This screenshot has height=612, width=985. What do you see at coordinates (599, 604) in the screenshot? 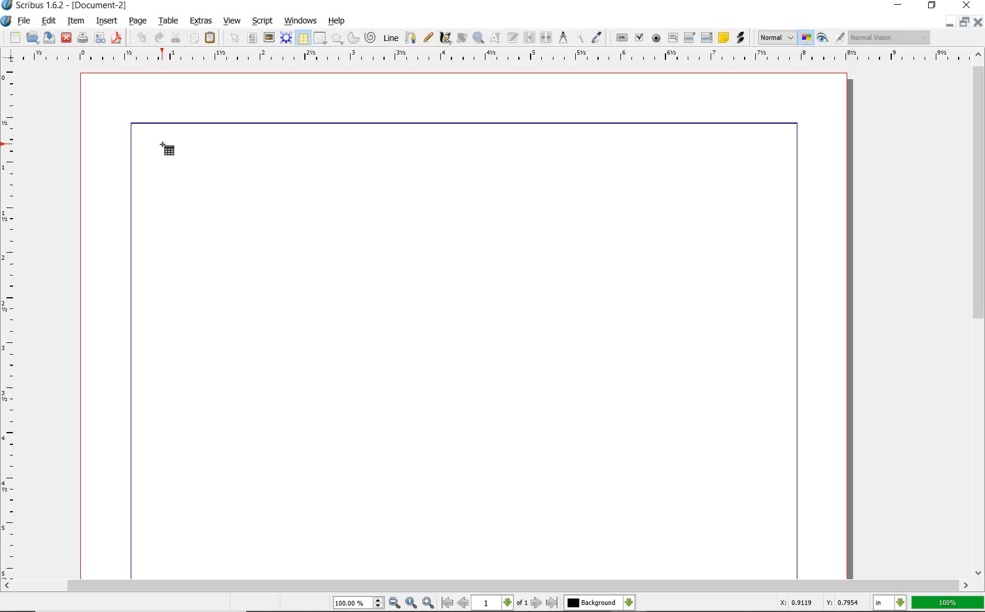
I see `select the current layer` at bounding box center [599, 604].